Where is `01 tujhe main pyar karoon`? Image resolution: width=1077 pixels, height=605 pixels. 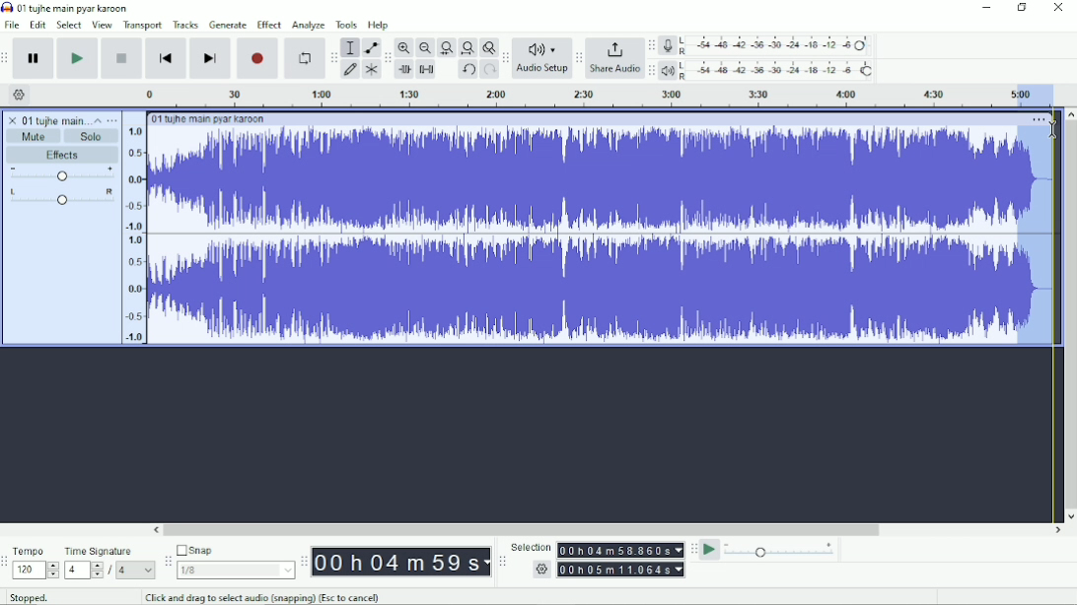
01 tujhe main pyar karoon is located at coordinates (75, 8).